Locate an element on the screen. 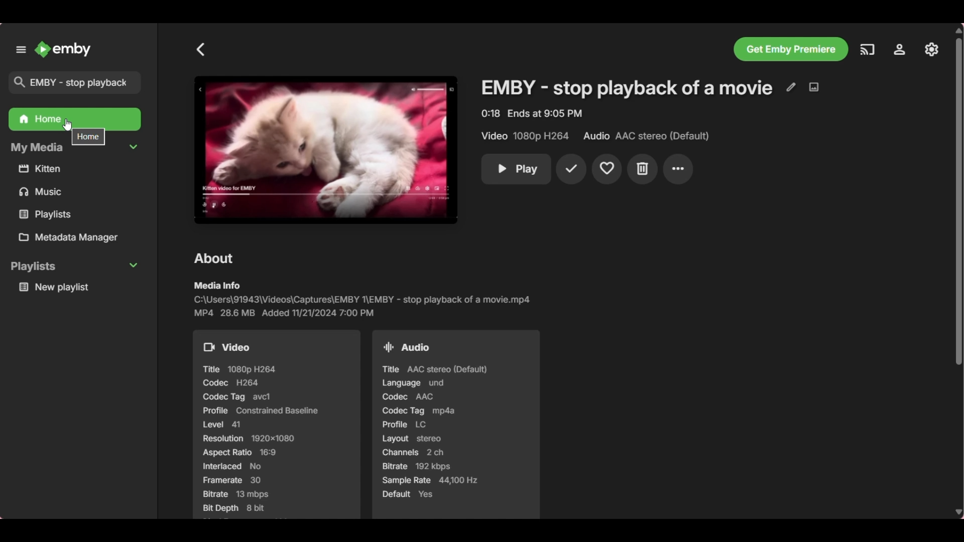 The image size is (964, 542). Title AAC stereo (Default)
Language und

Codec AAC

Codec Tag mpda
Profile LC

Layout stereo

Channels 2 ch

Bitrate 192 kbps
Sample Rate 44,100 Hz
Default Yes is located at coordinates (446, 439).